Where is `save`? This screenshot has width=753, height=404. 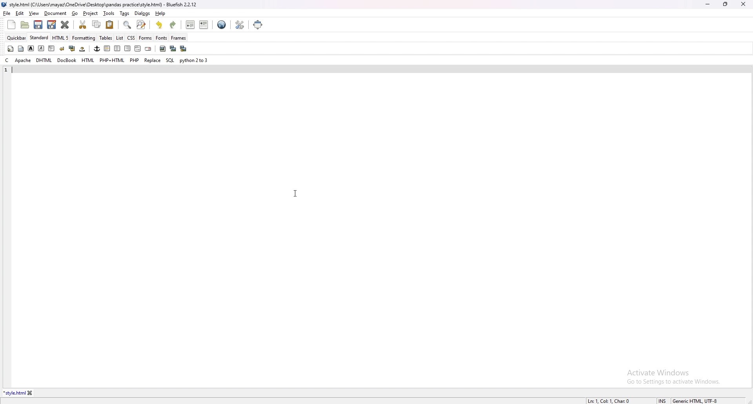
save is located at coordinates (38, 25).